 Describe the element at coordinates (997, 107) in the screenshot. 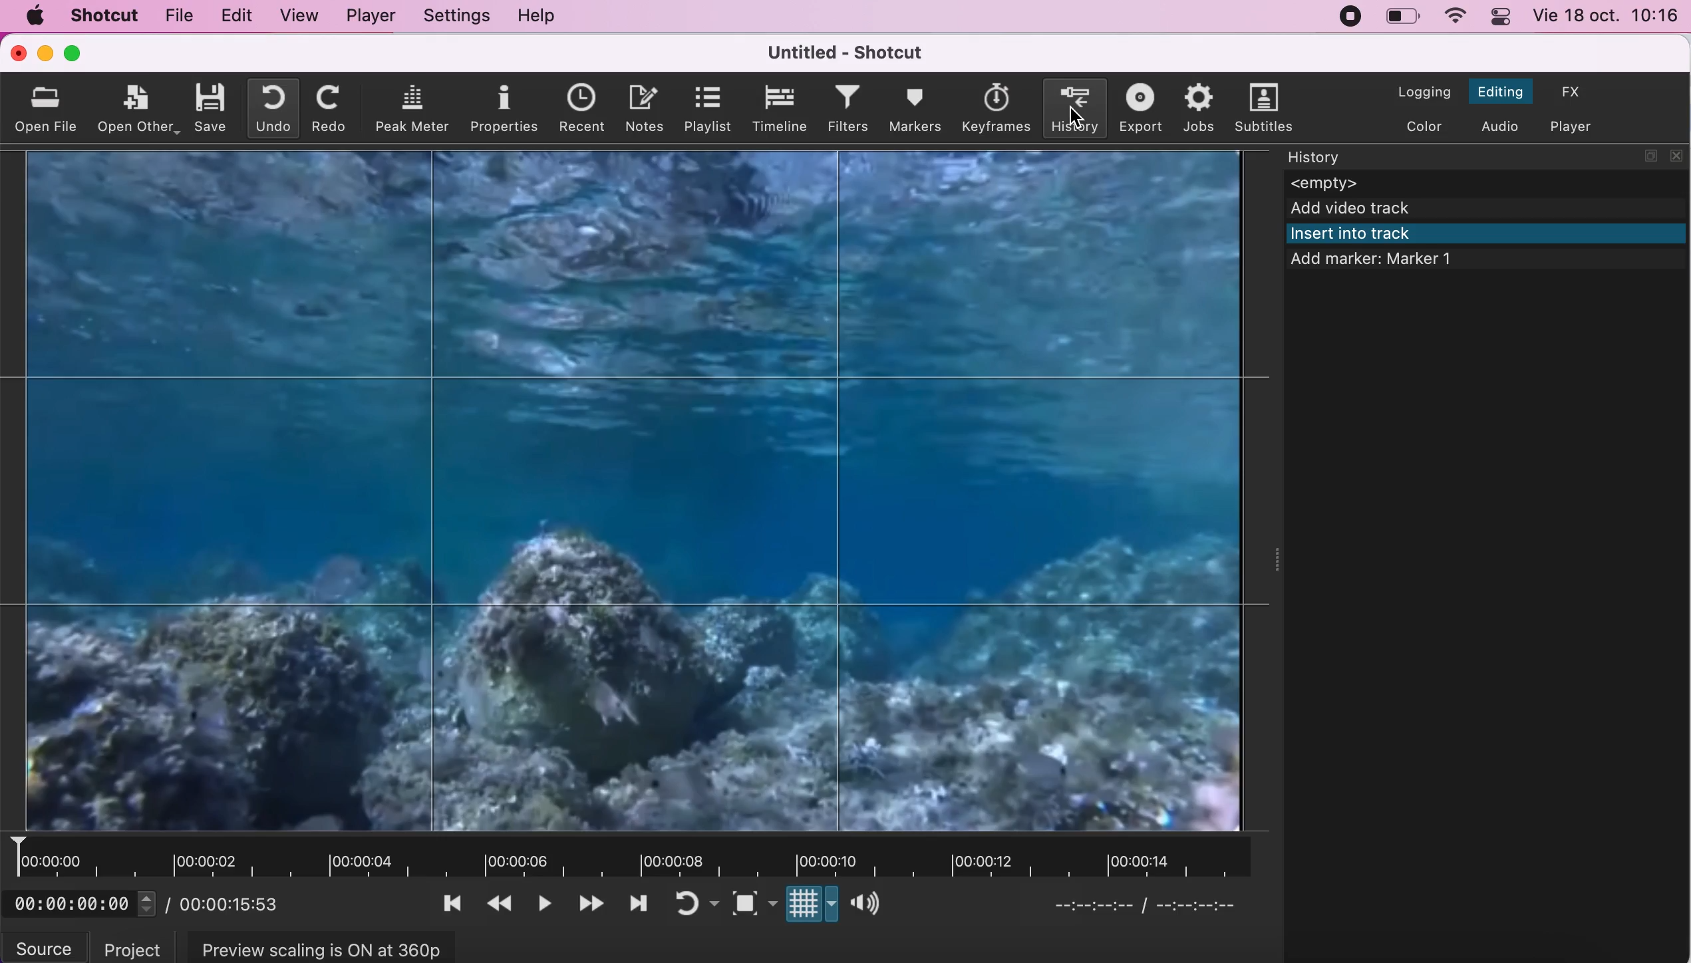

I see `keyframes` at that location.